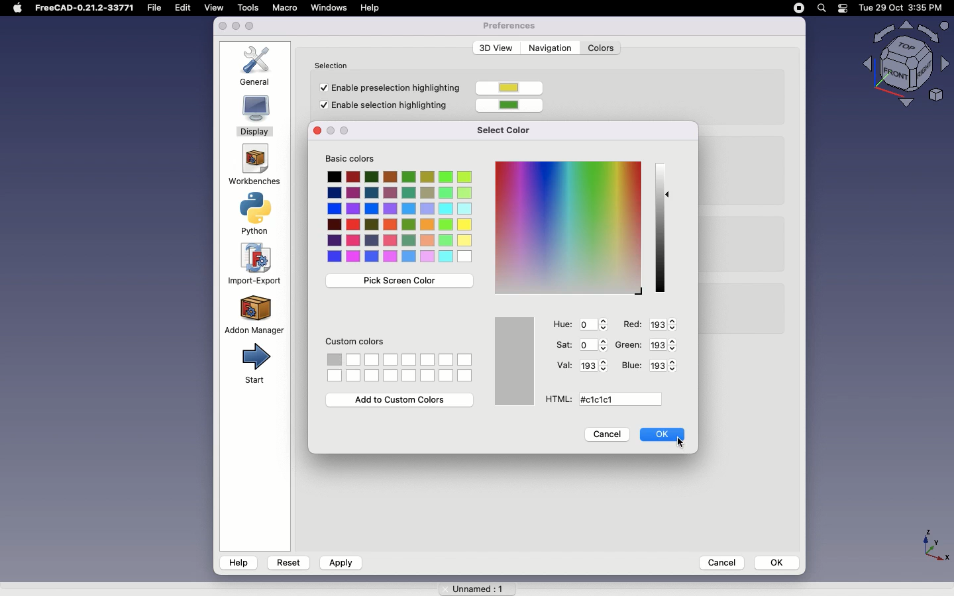  What do you see at coordinates (87, 9) in the screenshot?
I see `FreeCAD-0.21.2-33Y71` at bounding box center [87, 9].